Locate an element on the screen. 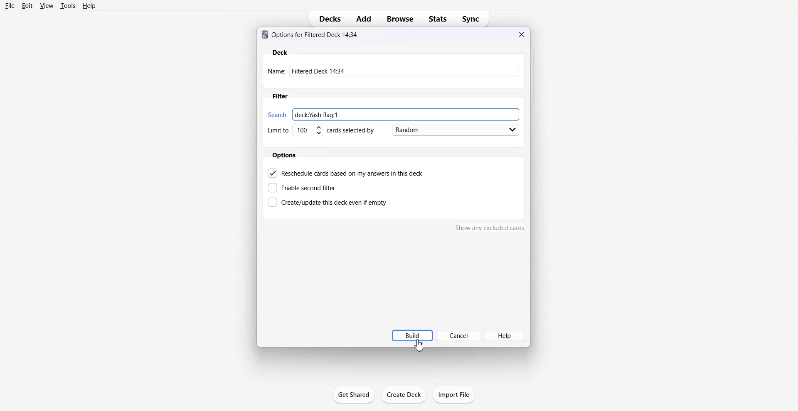  Text 1 is located at coordinates (310, 35).